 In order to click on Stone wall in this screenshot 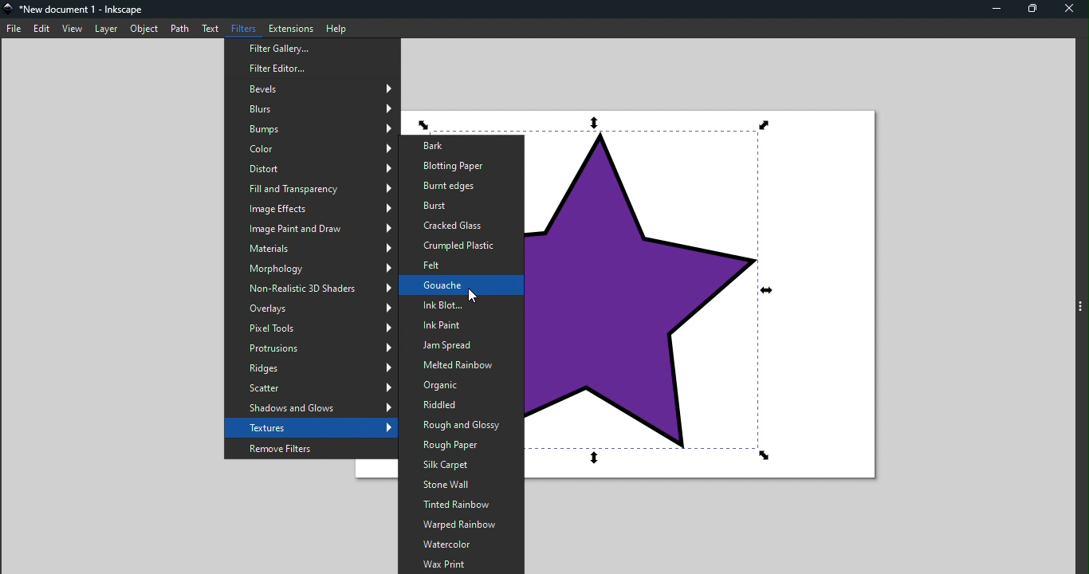, I will do `click(458, 485)`.